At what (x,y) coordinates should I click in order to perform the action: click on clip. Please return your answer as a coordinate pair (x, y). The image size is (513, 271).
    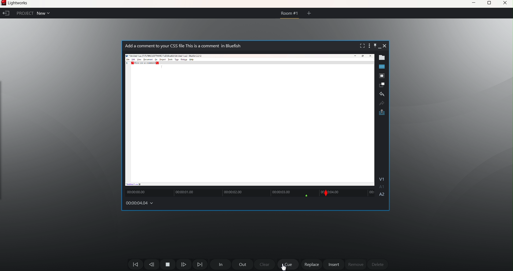
    Looking at the image, I should click on (250, 120).